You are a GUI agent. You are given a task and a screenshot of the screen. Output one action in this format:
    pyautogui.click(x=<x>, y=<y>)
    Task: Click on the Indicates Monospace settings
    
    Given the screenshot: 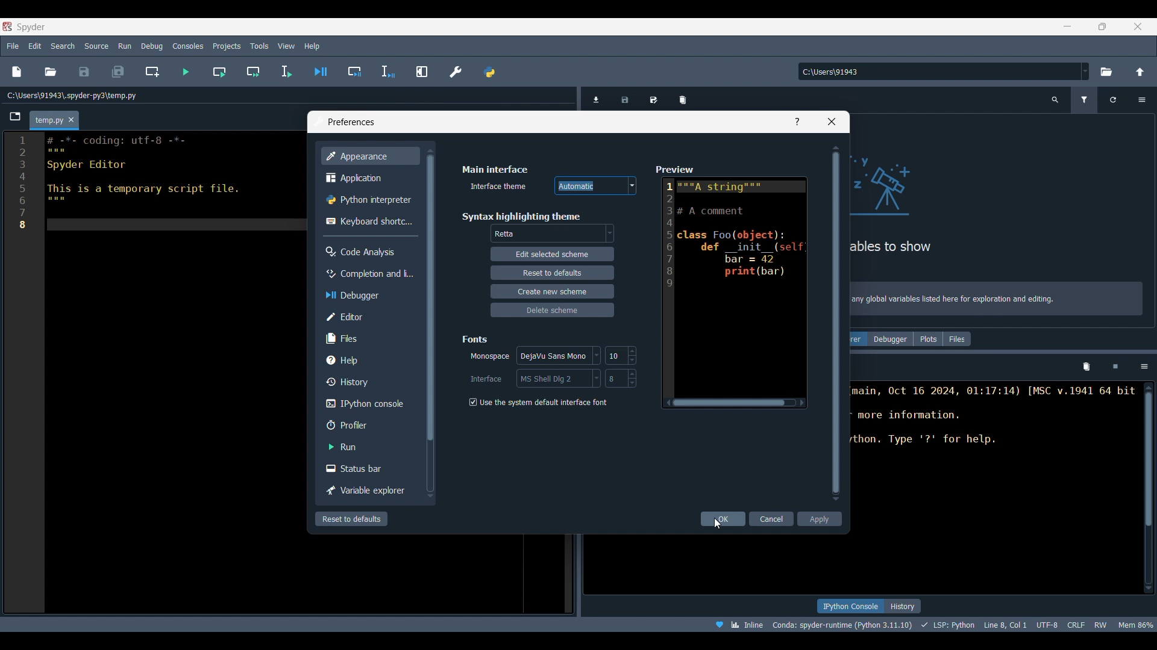 What is the action you would take?
    pyautogui.click(x=490, y=357)
    